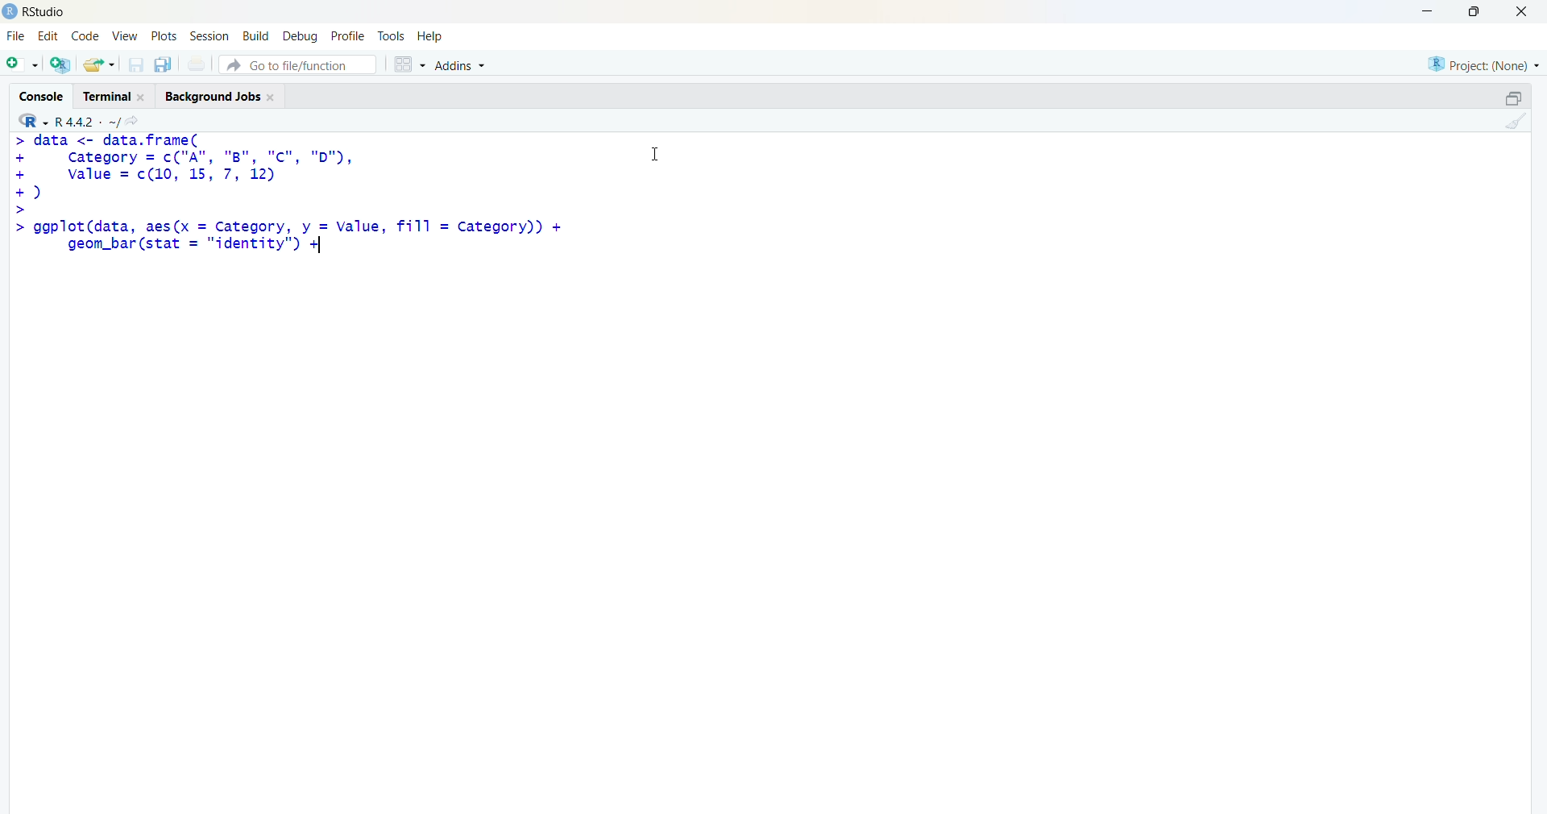 The width and height of the screenshot is (1547, 814). Describe the element at coordinates (45, 94) in the screenshot. I see `Console` at that location.